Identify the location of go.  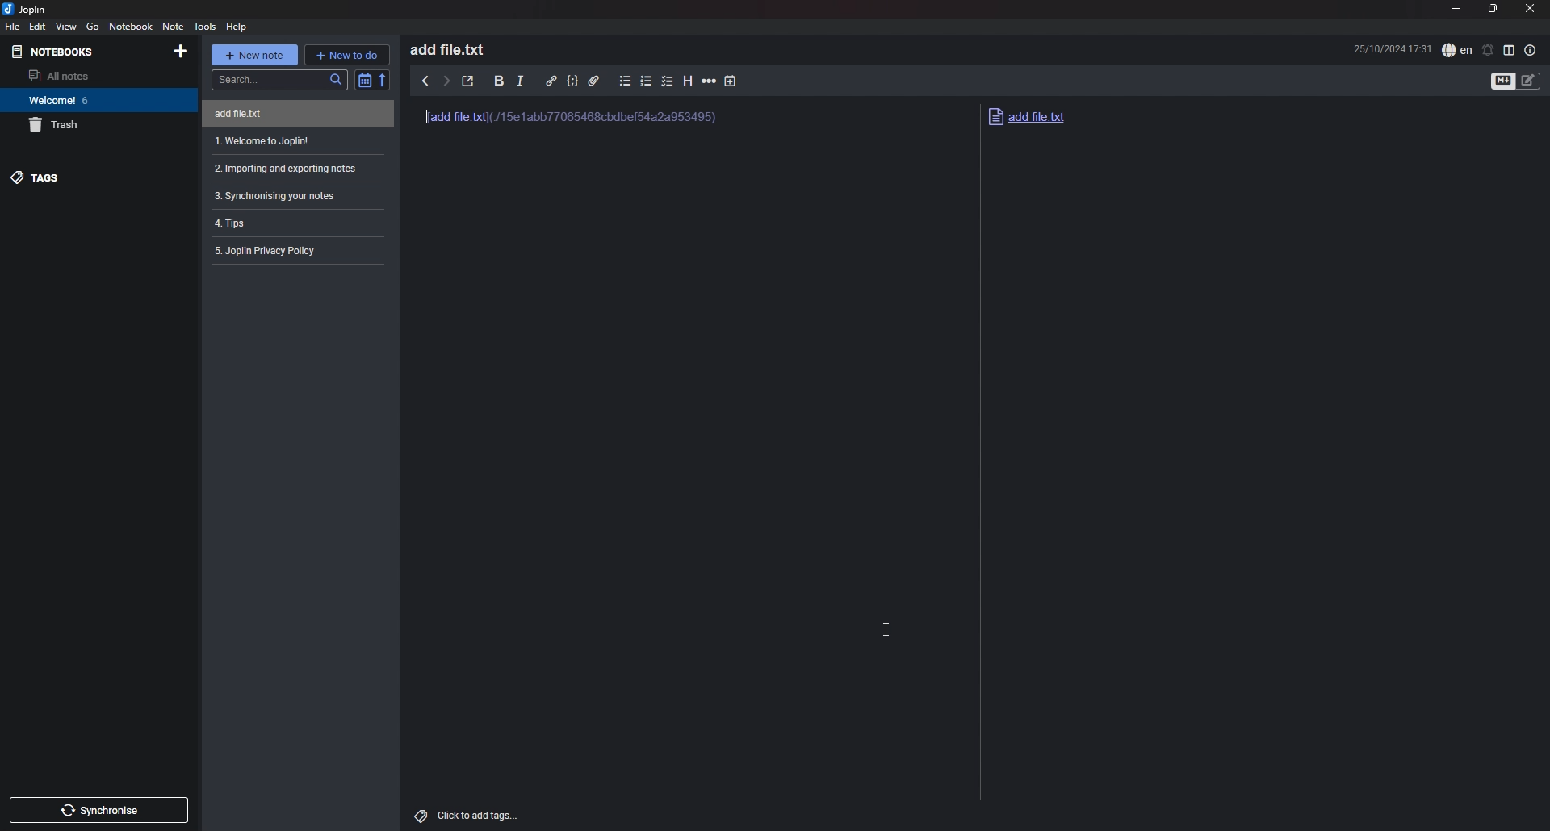
(94, 26).